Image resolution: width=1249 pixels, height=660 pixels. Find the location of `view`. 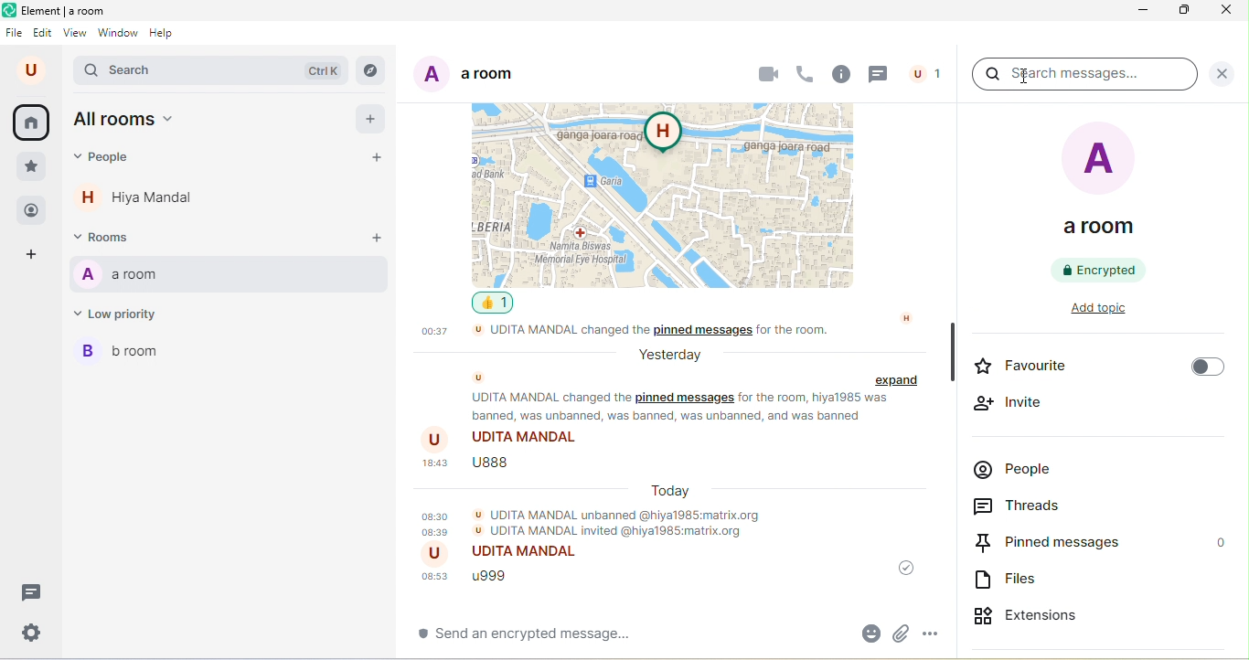

view is located at coordinates (75, 36).